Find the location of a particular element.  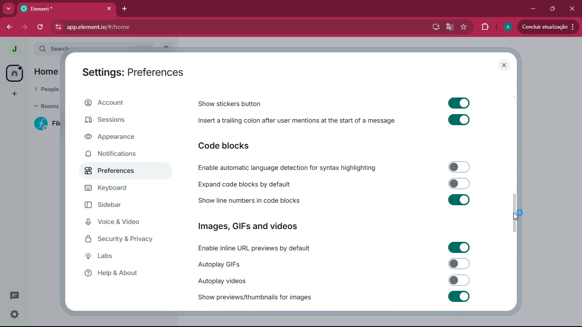

more is located at coordinates (9, 8).